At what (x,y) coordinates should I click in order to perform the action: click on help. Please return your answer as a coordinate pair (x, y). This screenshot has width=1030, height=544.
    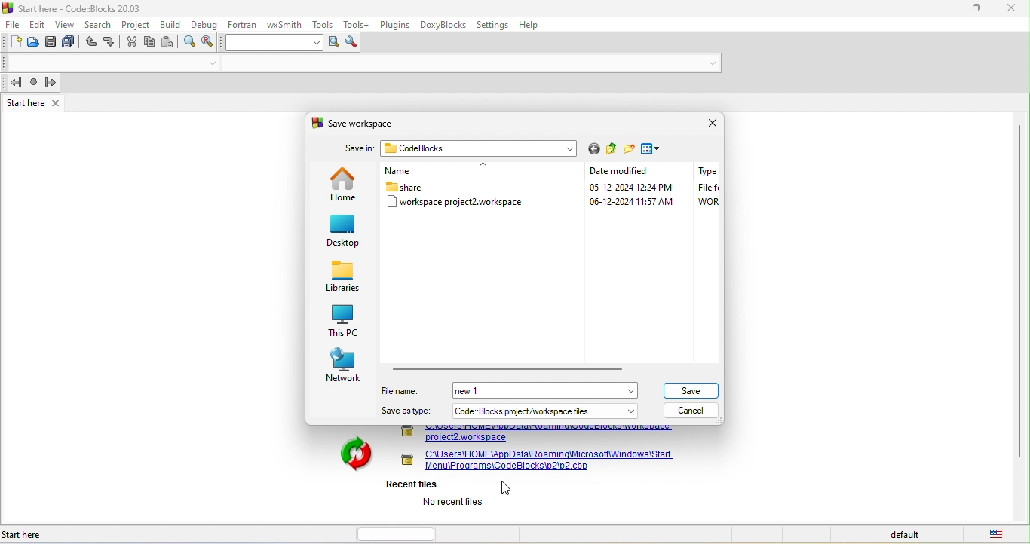
    Looking at the image, I should click on (535, 25).